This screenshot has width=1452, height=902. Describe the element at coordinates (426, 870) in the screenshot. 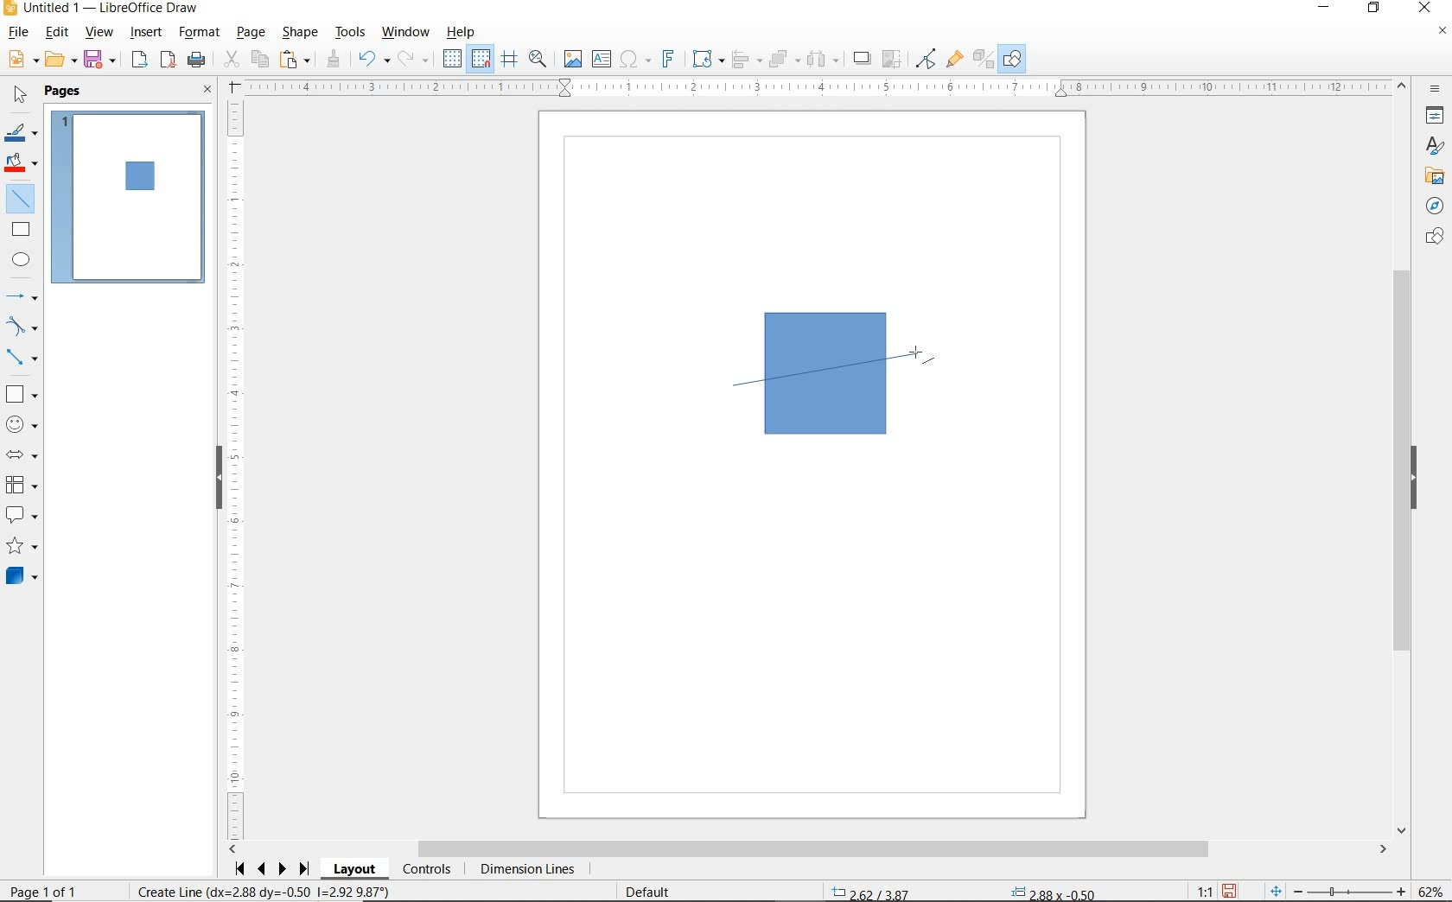

I see `CONTROLS` at that location.